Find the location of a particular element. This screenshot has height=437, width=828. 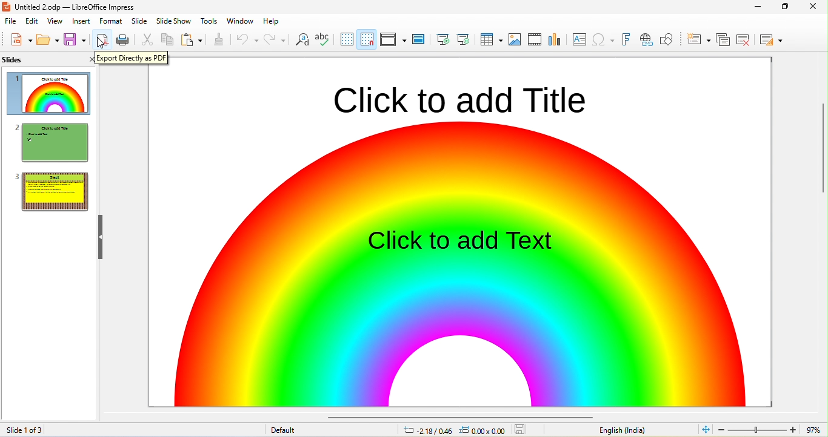

click to add title is located at coordinates (454, 97).